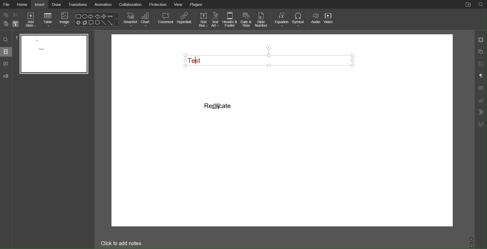  Describe the element at coordinates (185, 20) in the screenshot. I see `Hyperlink` at that location.